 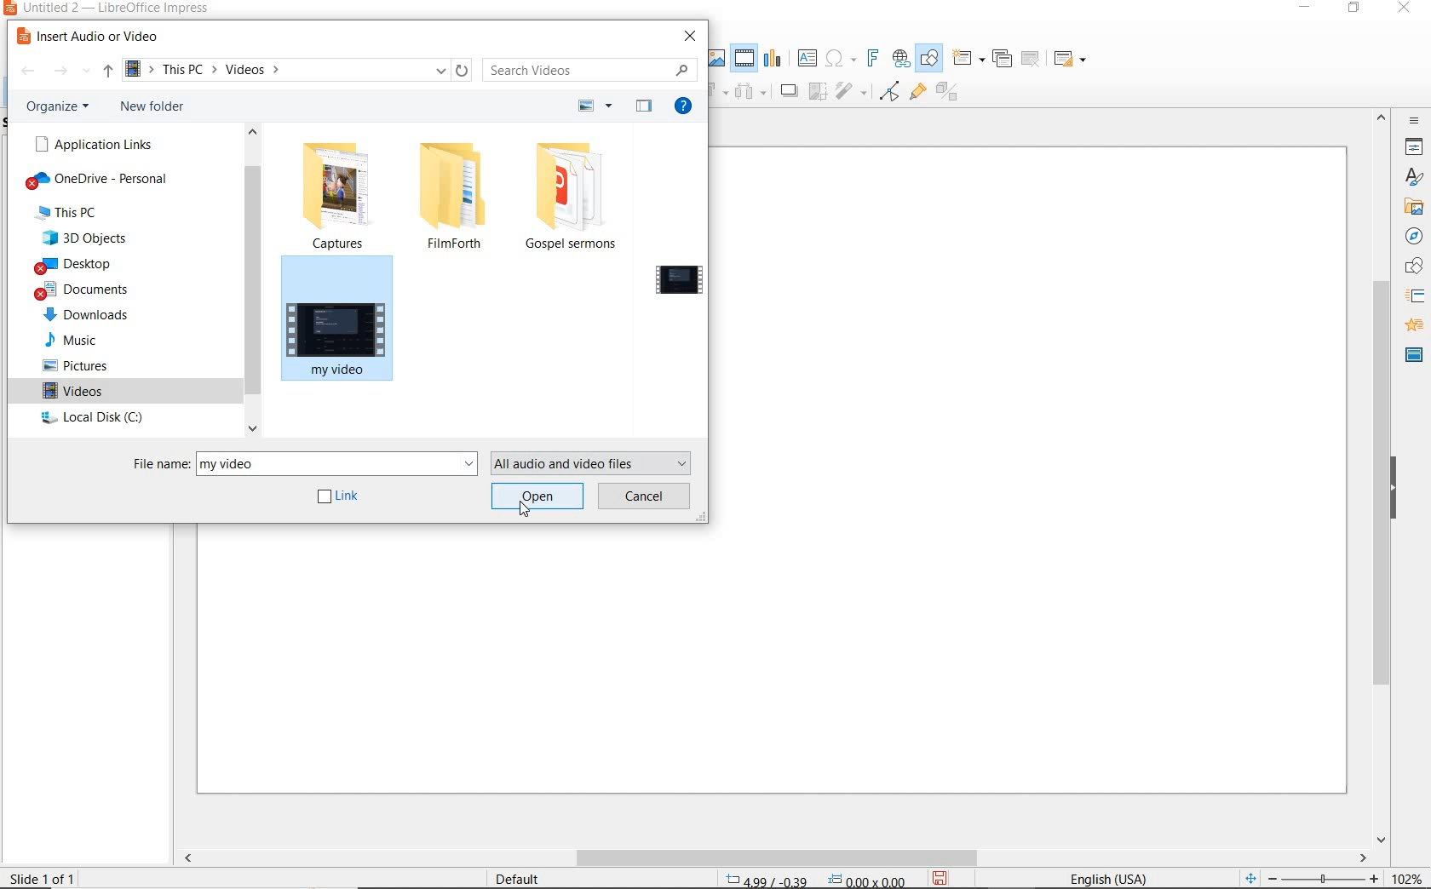 I want to click on TOGGLE POINT EDIT MODE, so click(x=891, y=91).